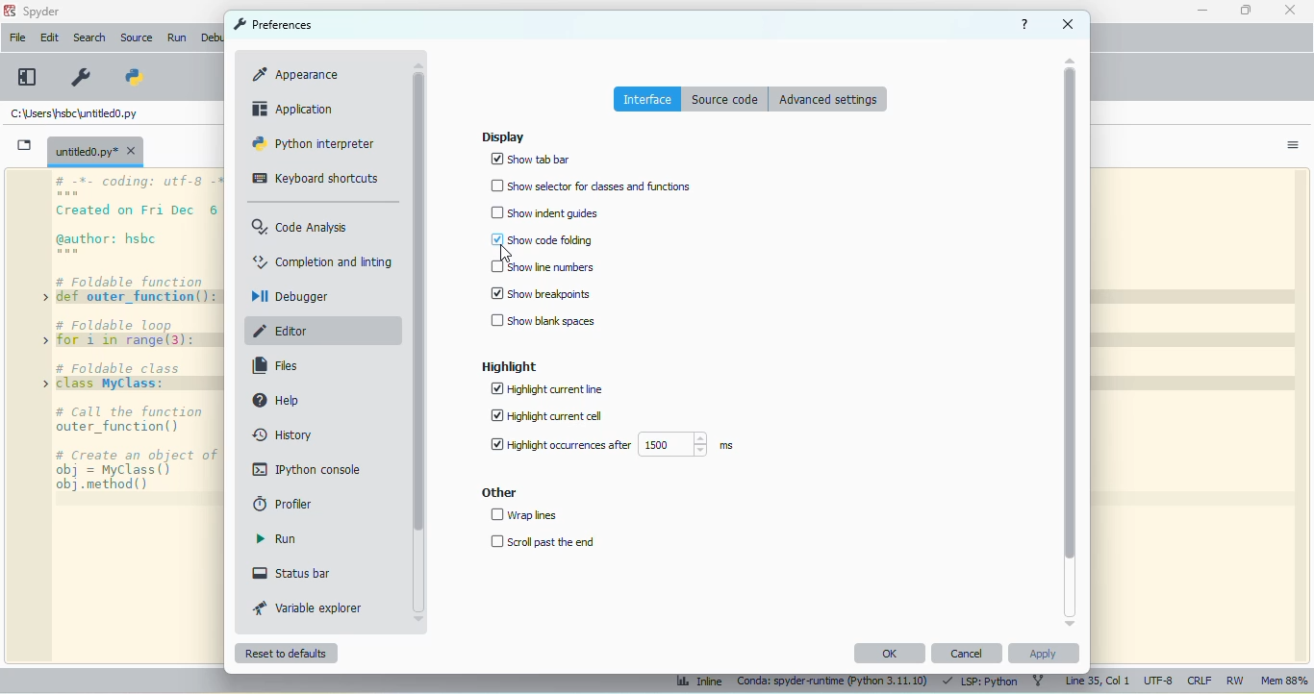 The image size is (1314, 694). I want to click on application, so click(295, 109).